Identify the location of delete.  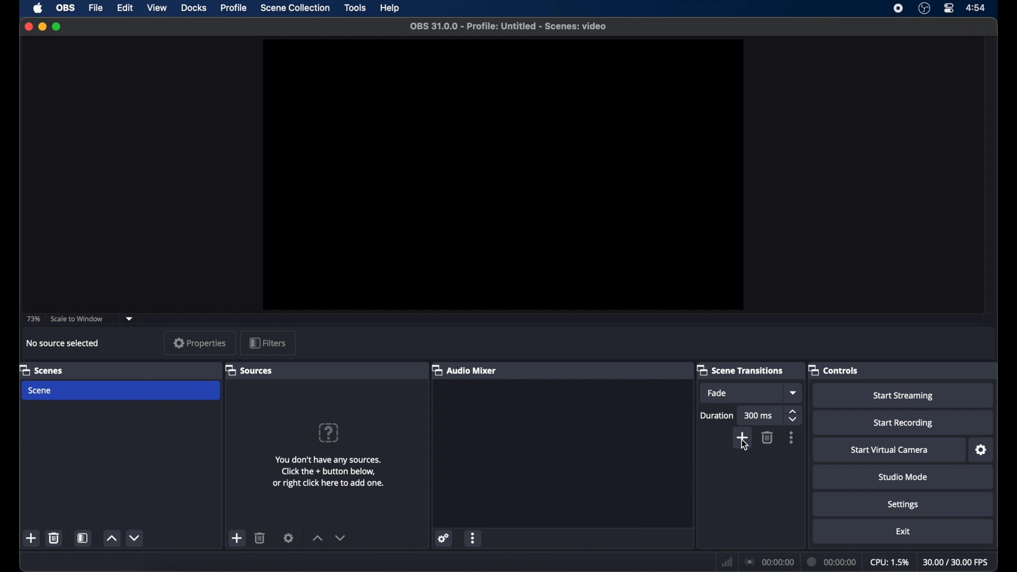
(260, 538).